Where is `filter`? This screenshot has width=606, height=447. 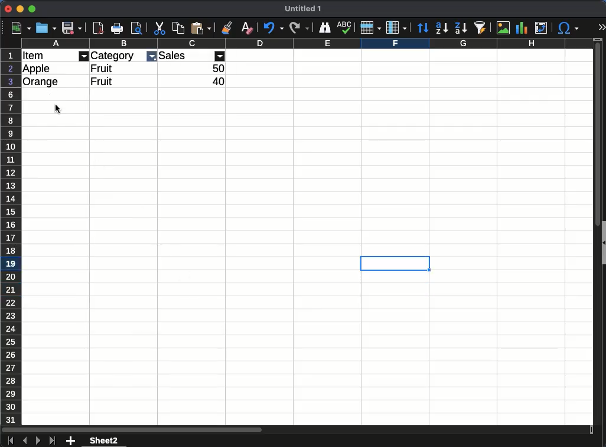 filter is located at coordinates (84, 56).